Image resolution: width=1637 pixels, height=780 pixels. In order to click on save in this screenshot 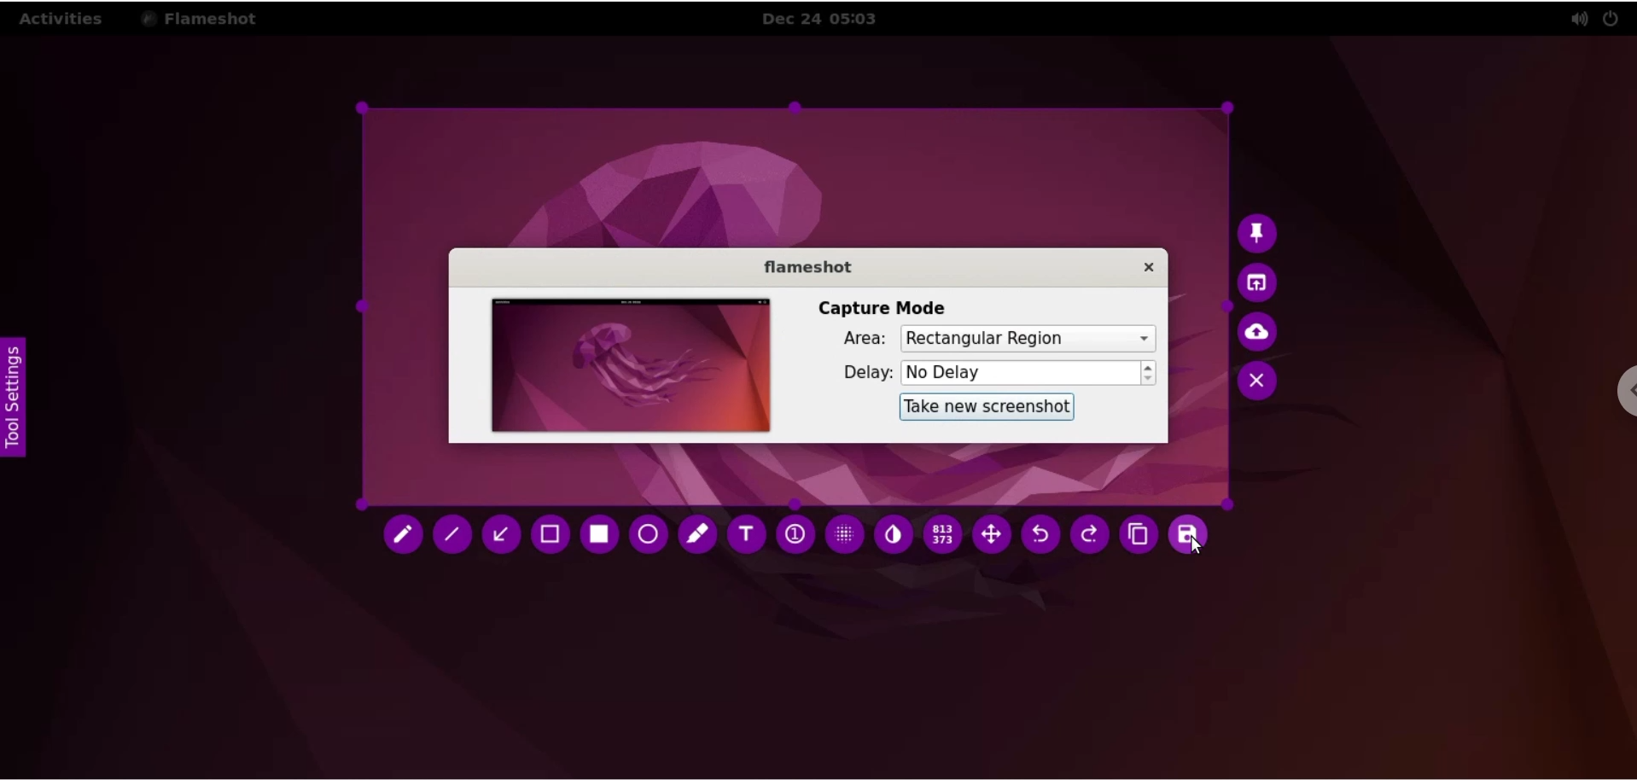, I will do `click(1191, 532)`.